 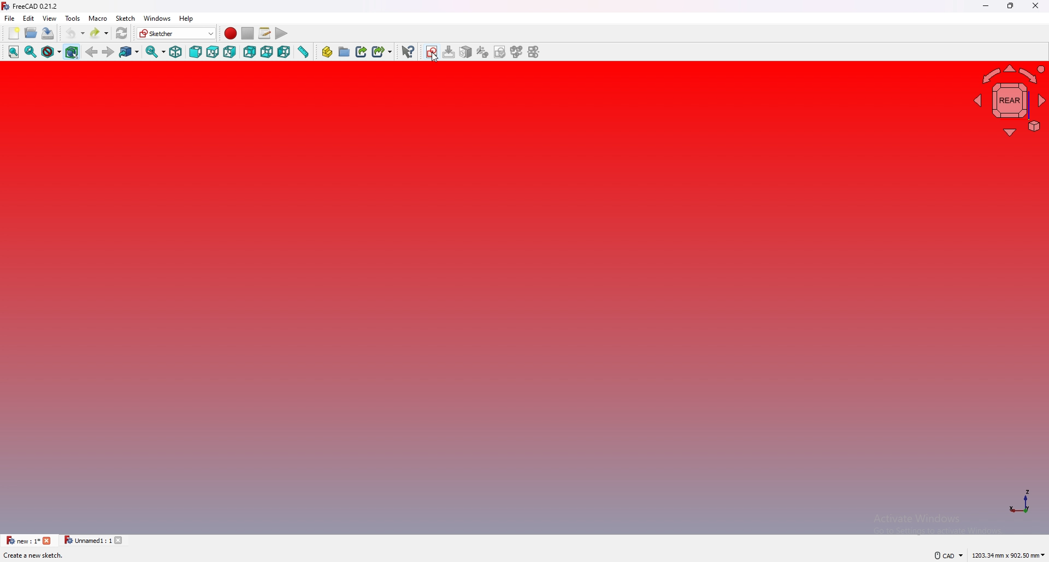 What do you see at coordinates (945, 555) in the screenshot?
I see `CAD` at bounding box center [945, 555].